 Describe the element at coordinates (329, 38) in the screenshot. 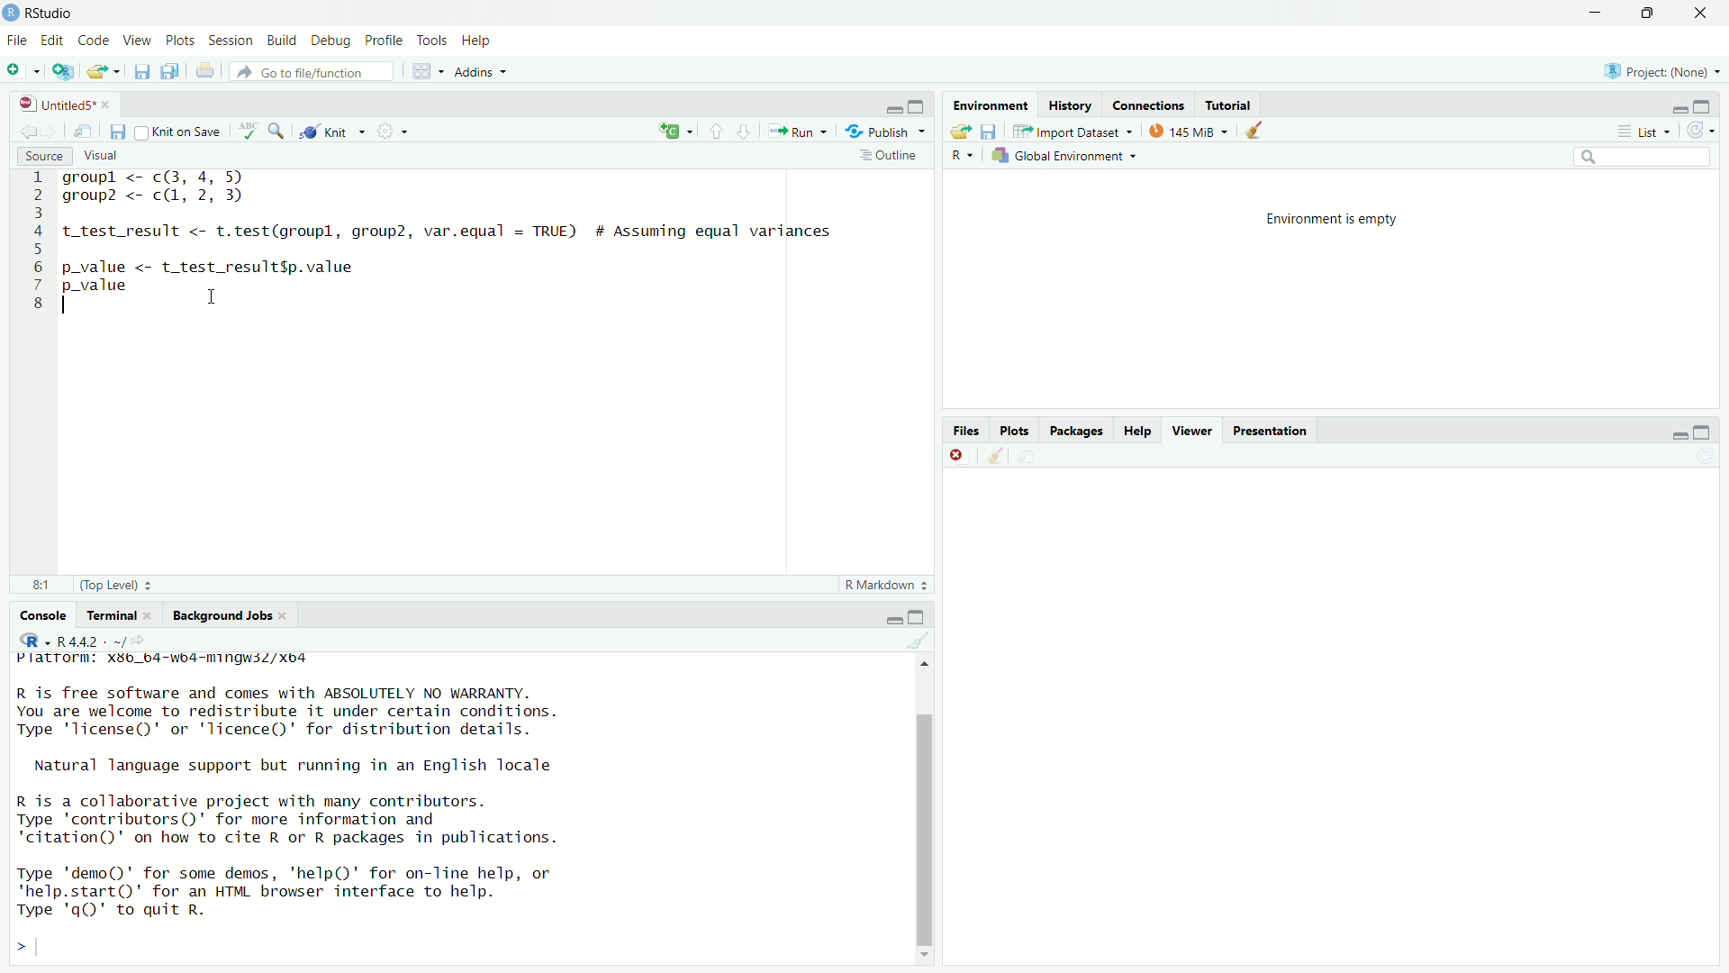

I see `Debug` at that location.